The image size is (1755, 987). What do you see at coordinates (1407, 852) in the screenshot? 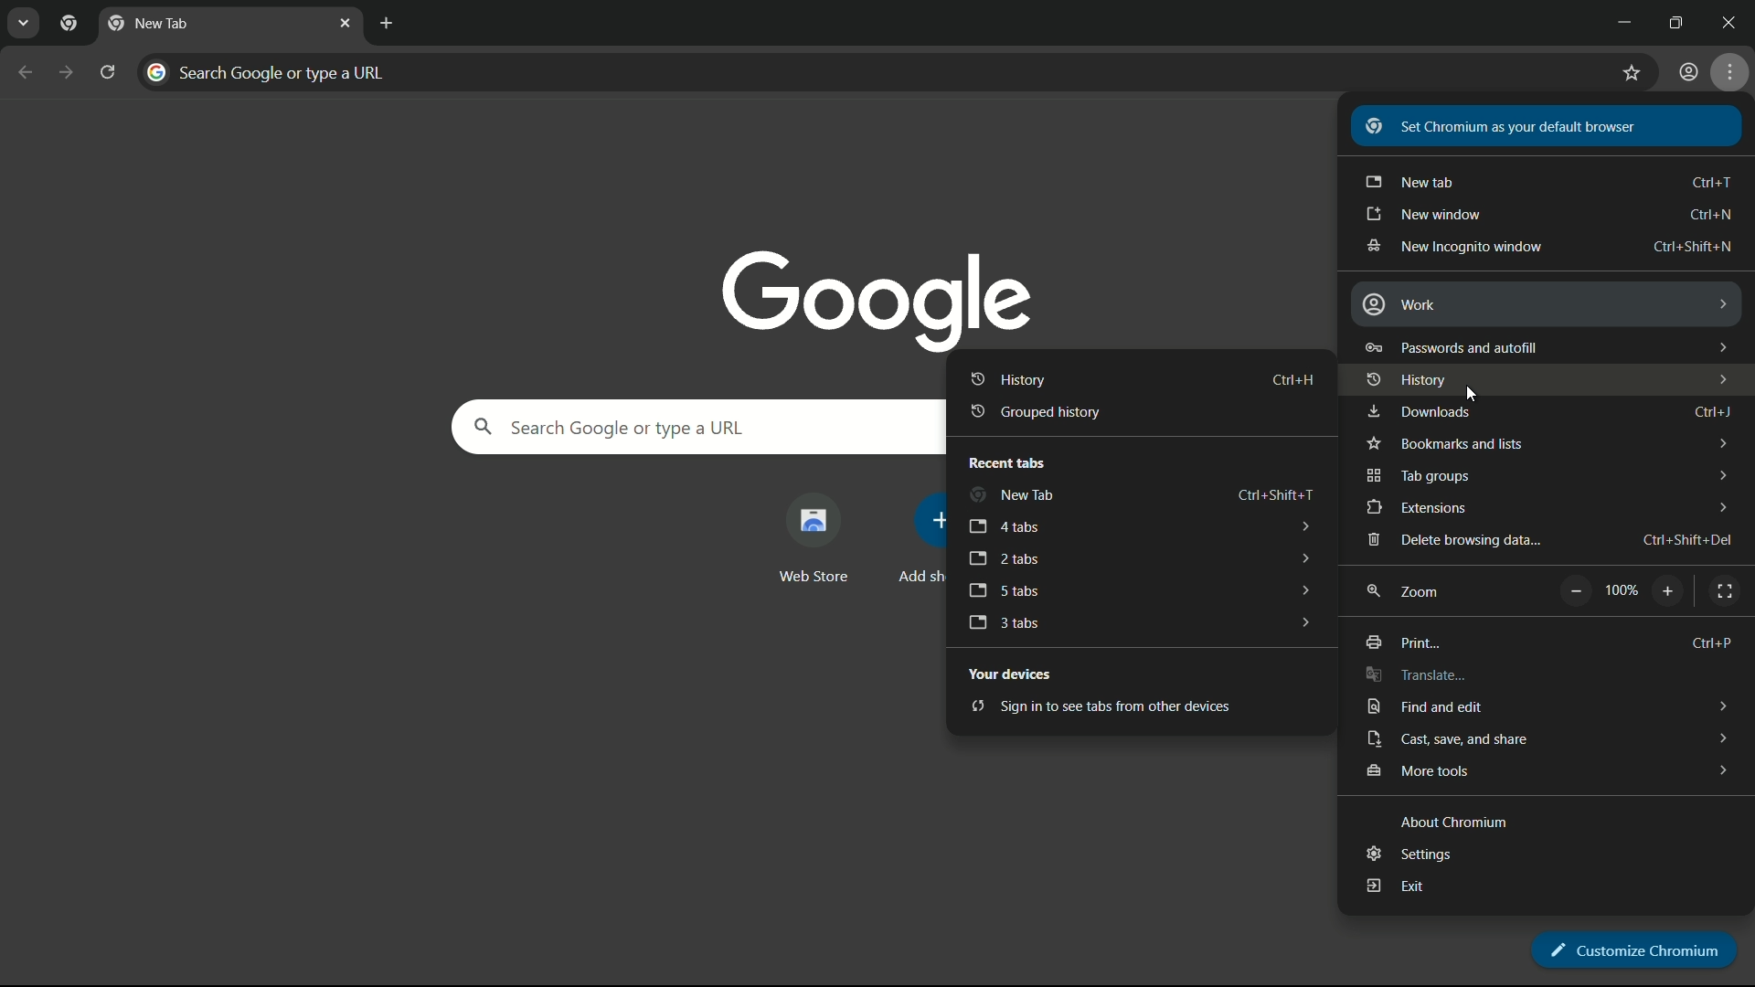
I see `settings` at bounding box center [1407, 852].